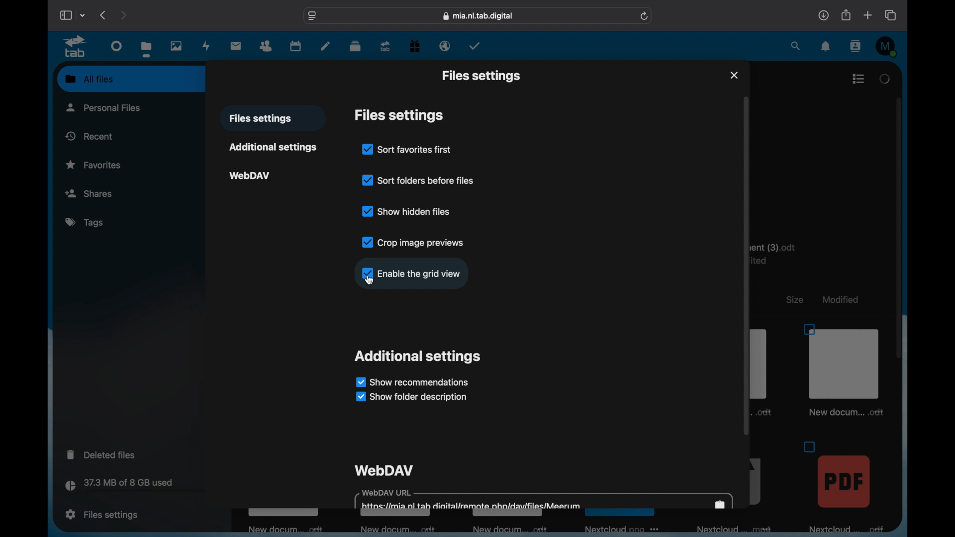 The width and height of the screenshot is (955, 537). I want to click on files settings, so click(260, 119).